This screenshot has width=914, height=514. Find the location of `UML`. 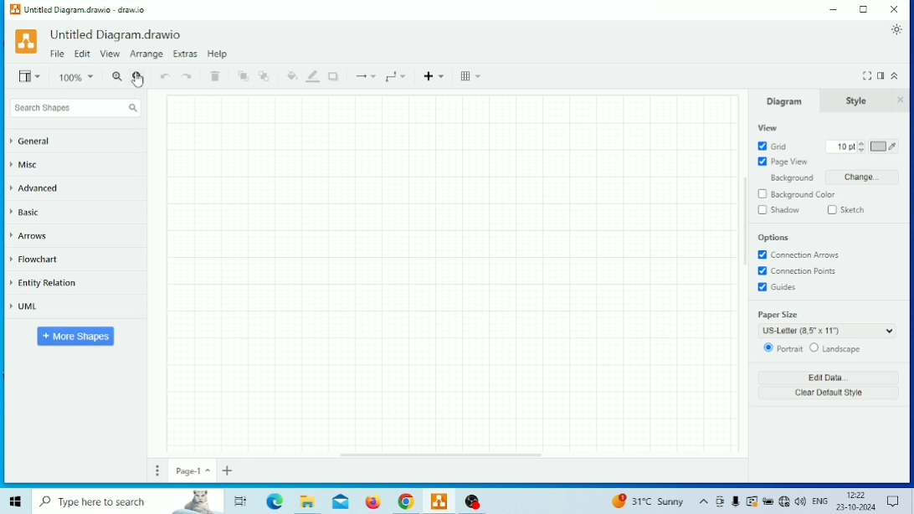

UML is located at coordinates (25, 306).